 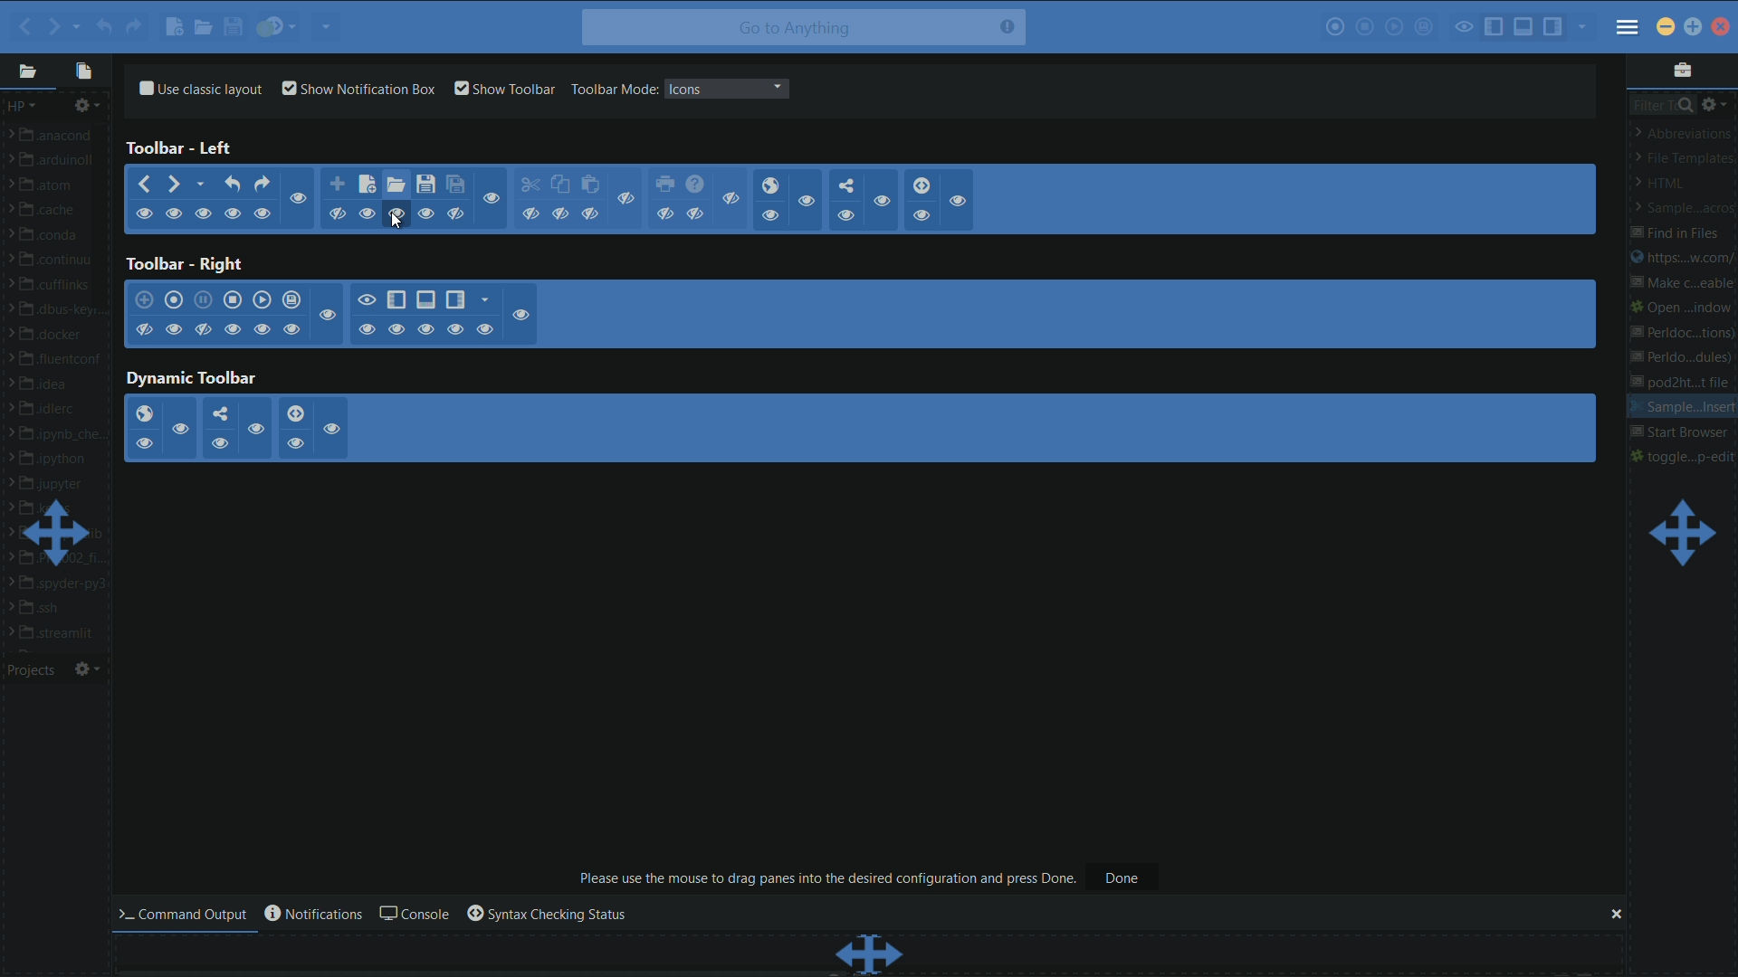 I want to click on Please use the mouse to drag panes into the desired configuration and press Done., so click(x=828, y=877).